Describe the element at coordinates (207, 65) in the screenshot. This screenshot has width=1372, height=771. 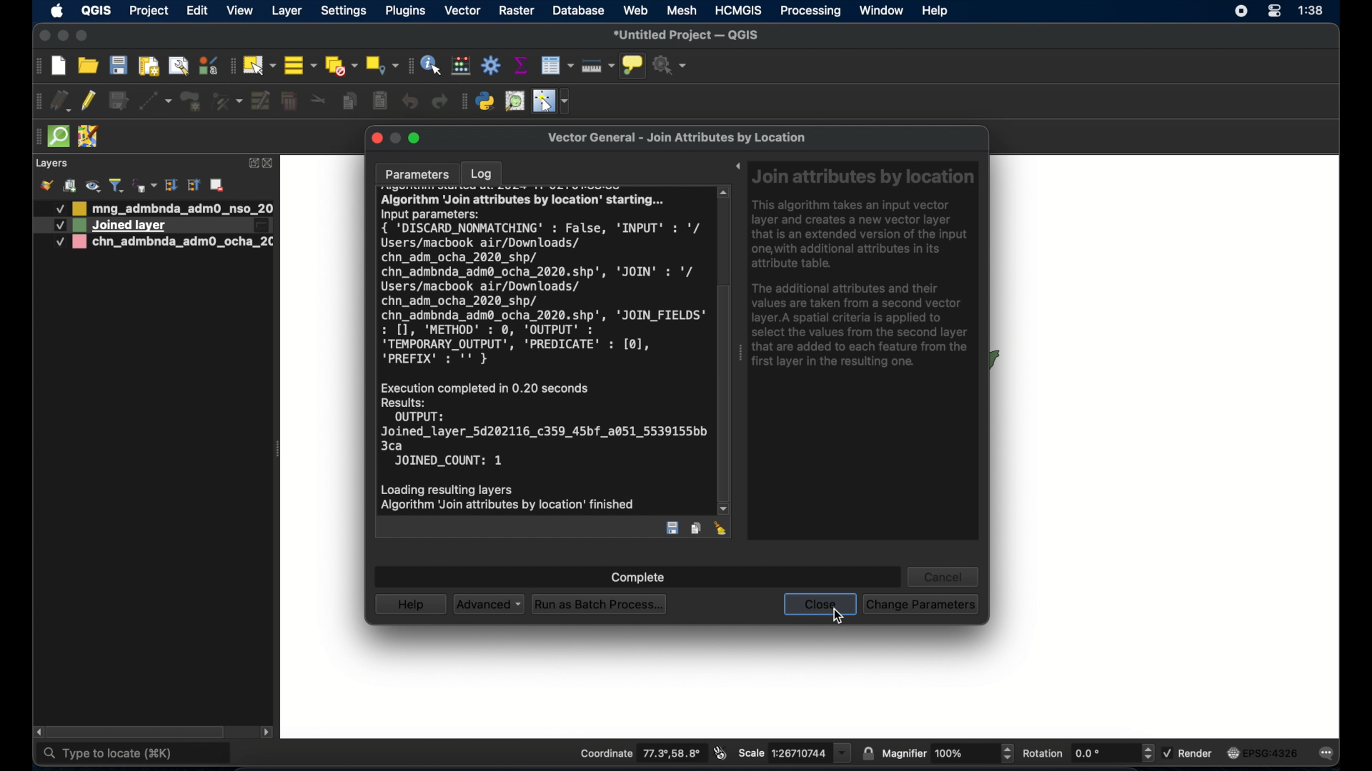
I see `style manager` at that location.